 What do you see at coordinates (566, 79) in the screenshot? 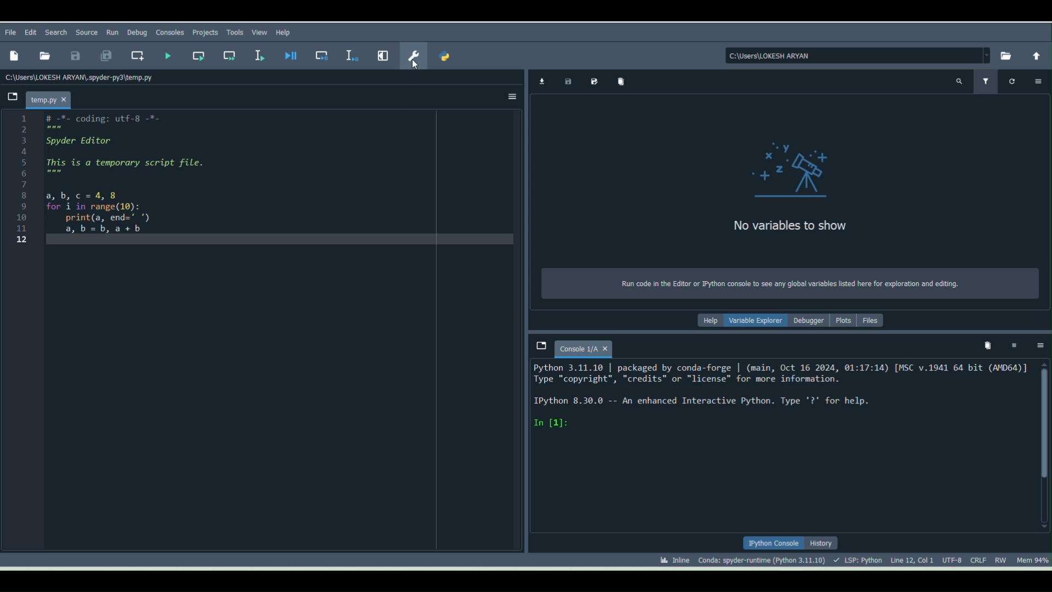
I see `Save data` at bounding box center [566, 79].